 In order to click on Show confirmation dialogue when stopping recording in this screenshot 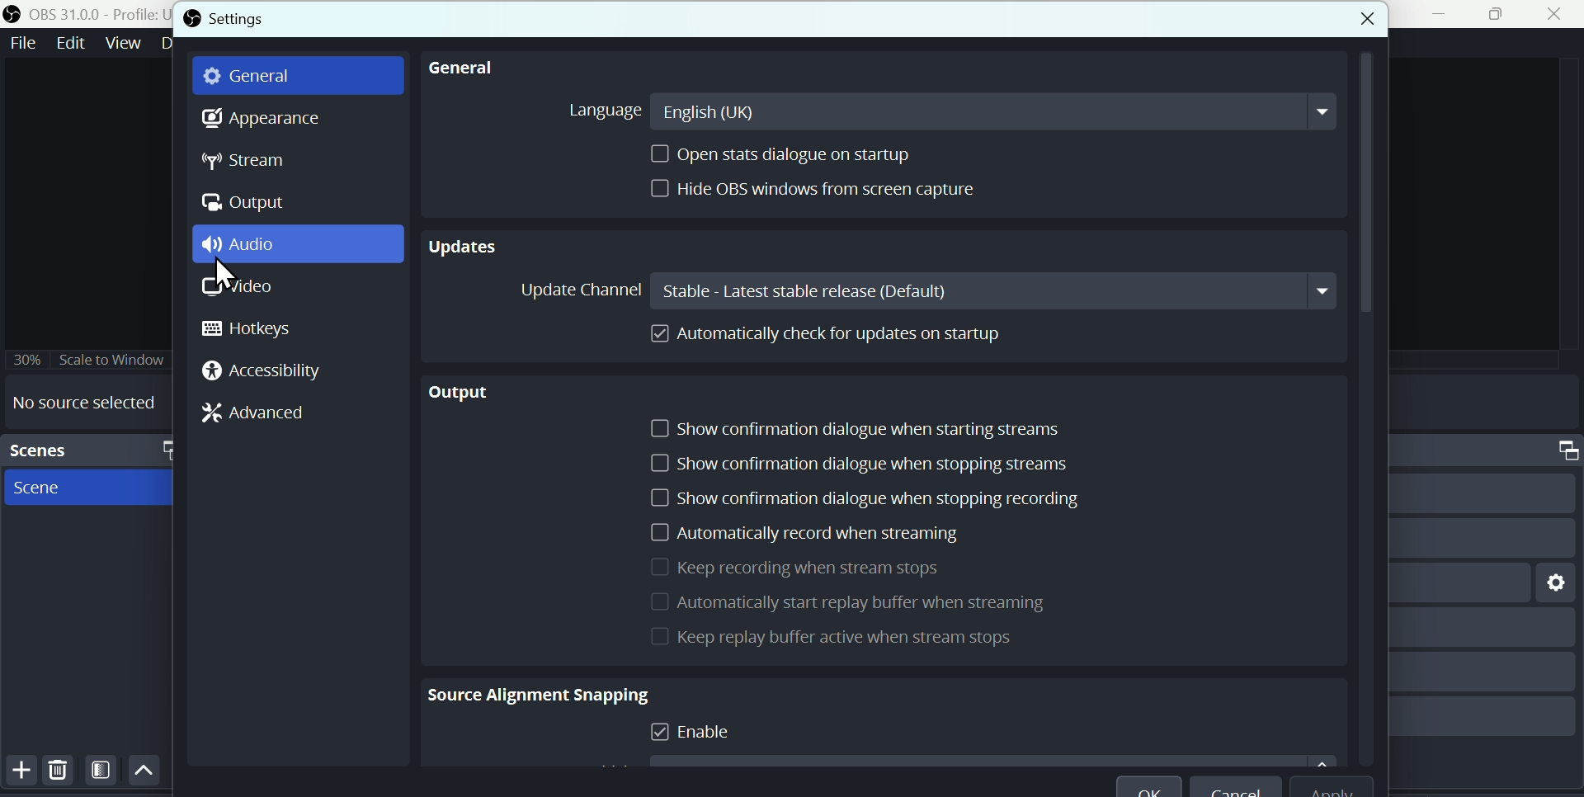, I will do `click(876, 497)`.